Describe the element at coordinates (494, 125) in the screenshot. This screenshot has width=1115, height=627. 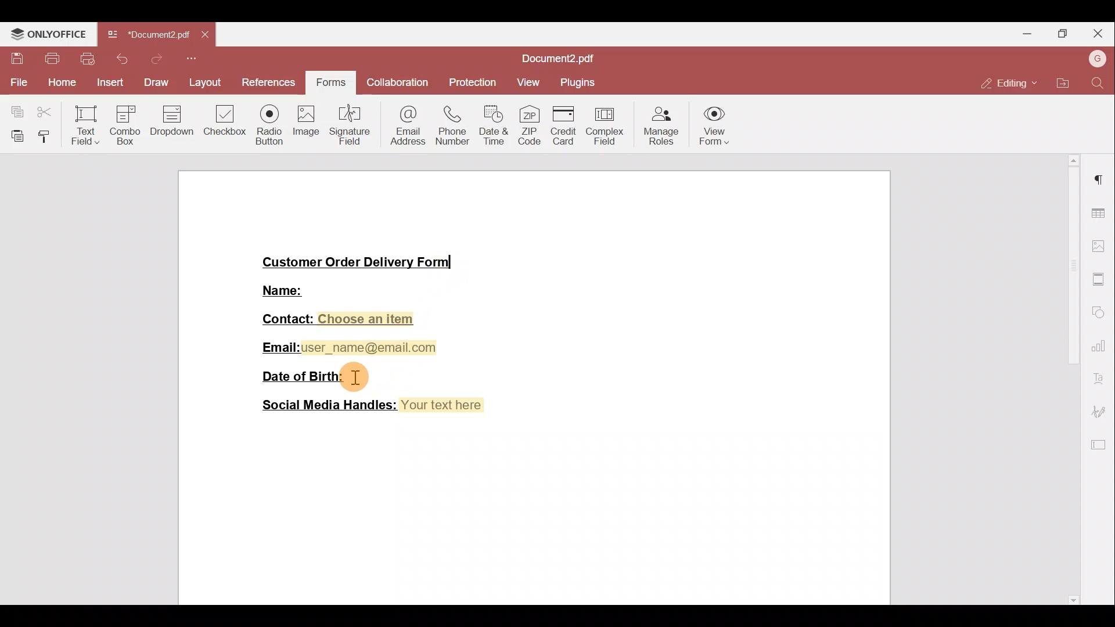
I see `Date & time` at that location.